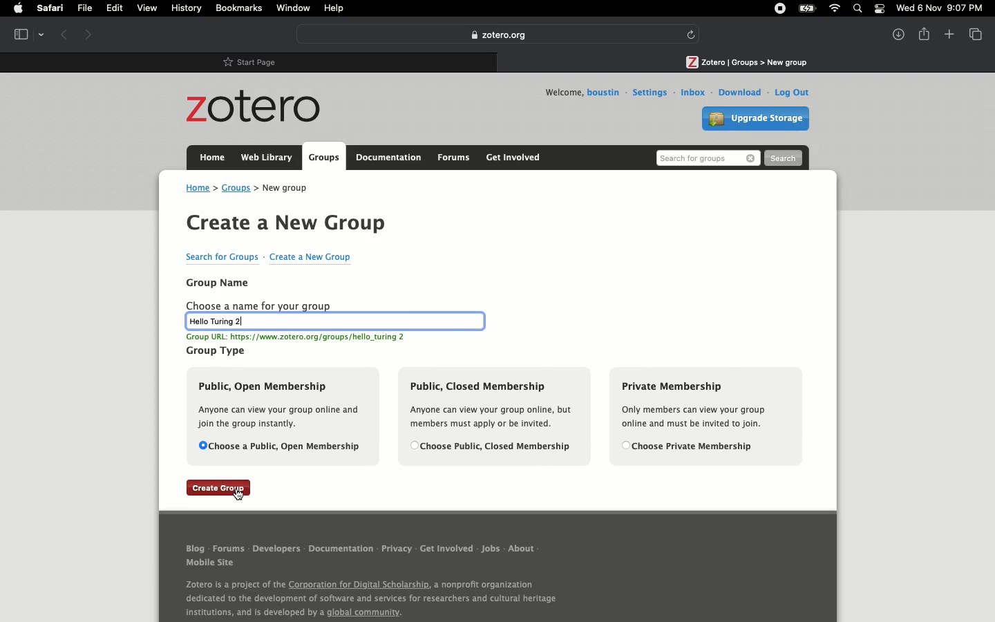  What do you see at coordinates (878, 10) in the screenshot?
I see `Notification bar` at bounding box center [878, 10].